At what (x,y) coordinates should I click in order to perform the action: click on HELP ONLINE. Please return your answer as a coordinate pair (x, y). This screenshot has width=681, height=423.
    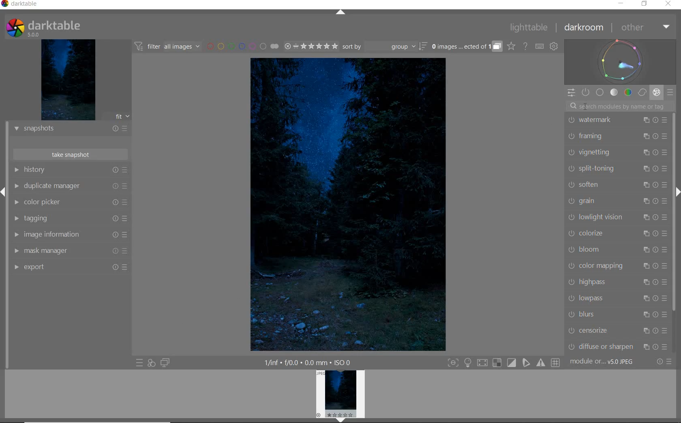
    Looking at the image, I should click on (525, 47).